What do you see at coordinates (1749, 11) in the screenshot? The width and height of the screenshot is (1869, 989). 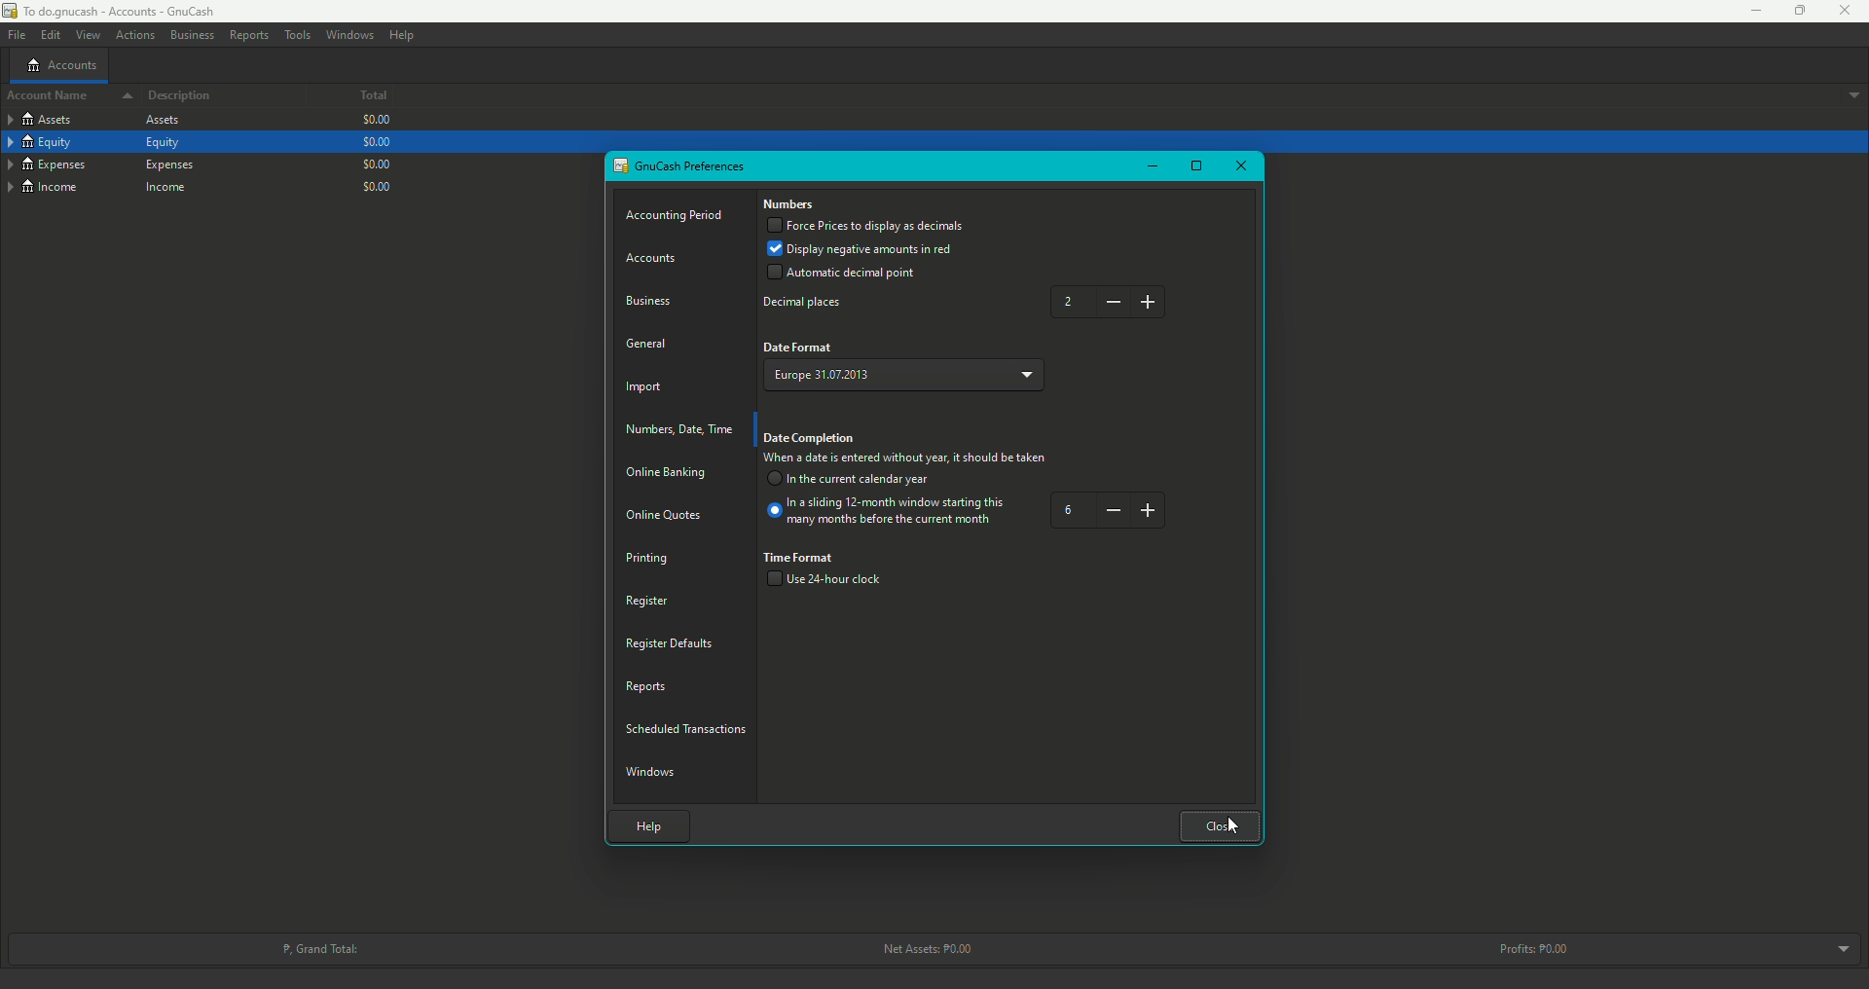 I see `Minimize` at bounding box center [1749, 11].